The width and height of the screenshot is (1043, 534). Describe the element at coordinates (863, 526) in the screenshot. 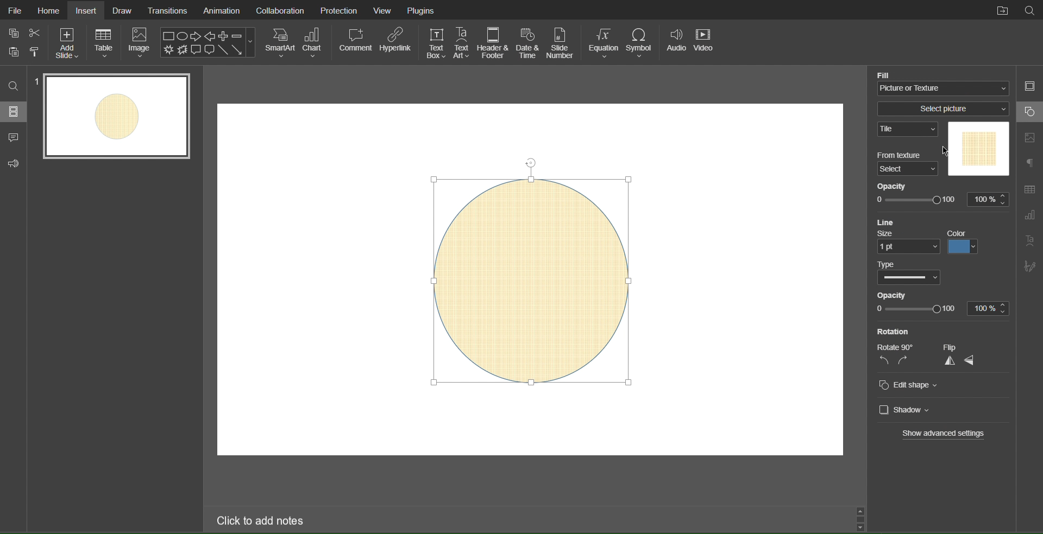

I see `scroll down` at that location.